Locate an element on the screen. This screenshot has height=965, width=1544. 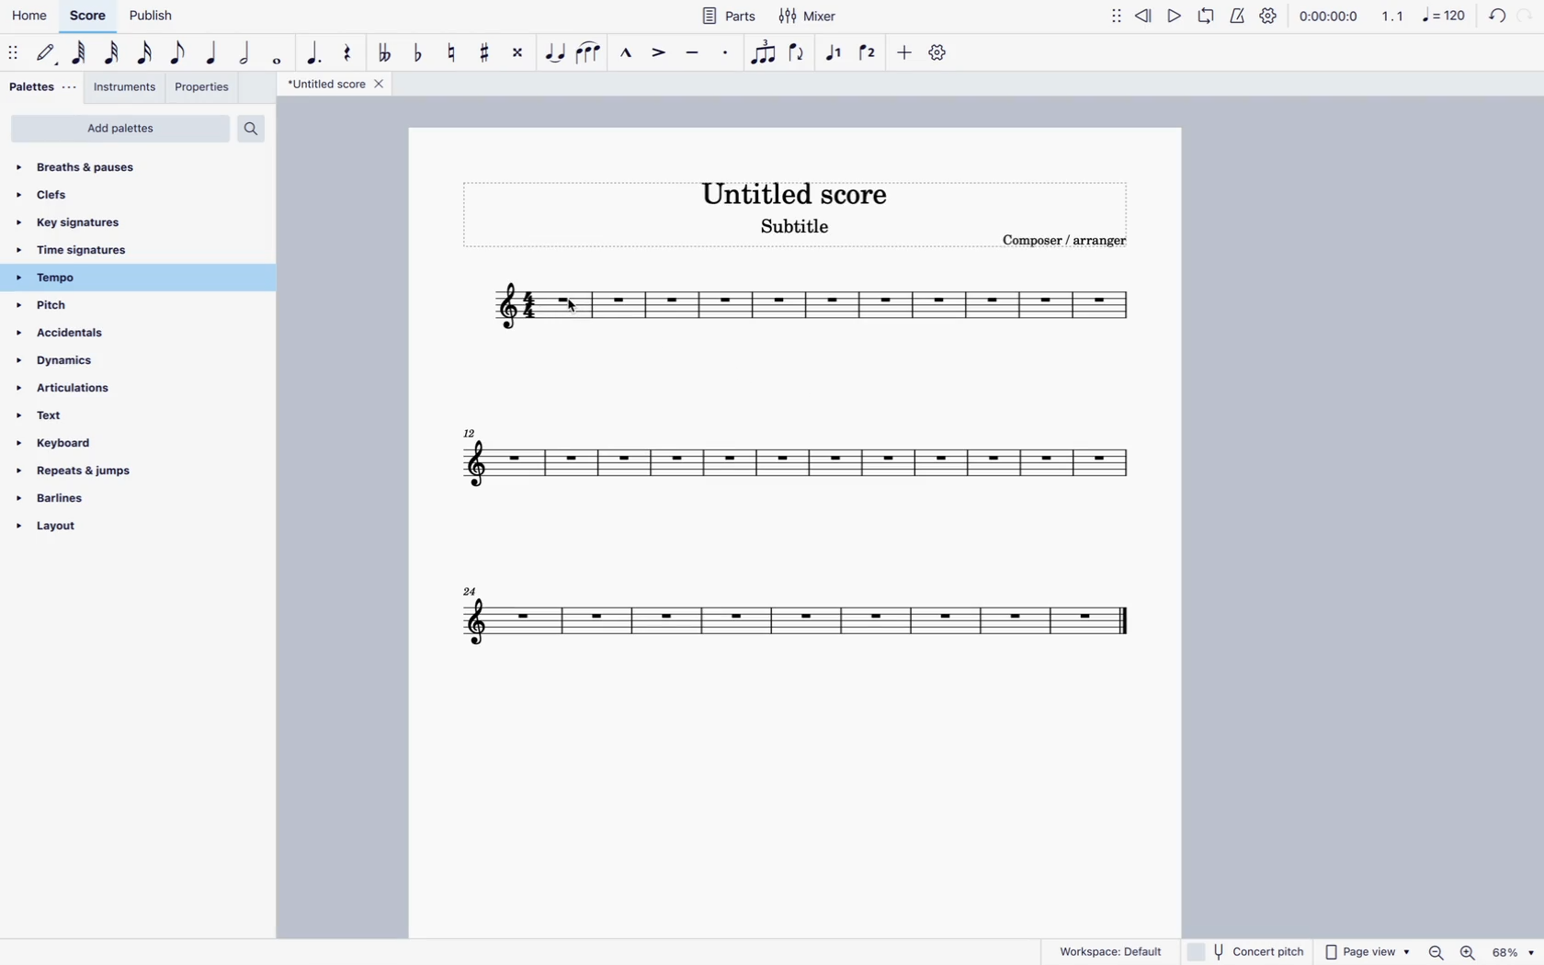
loop playback is located at coordinates (1206, 16).